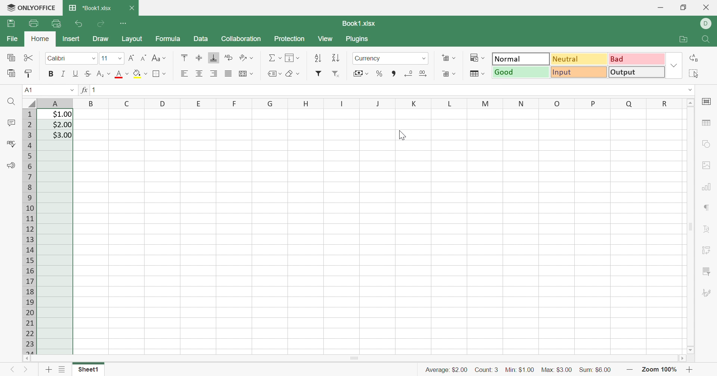  I want to click on Row numbers, so click(30, 231).